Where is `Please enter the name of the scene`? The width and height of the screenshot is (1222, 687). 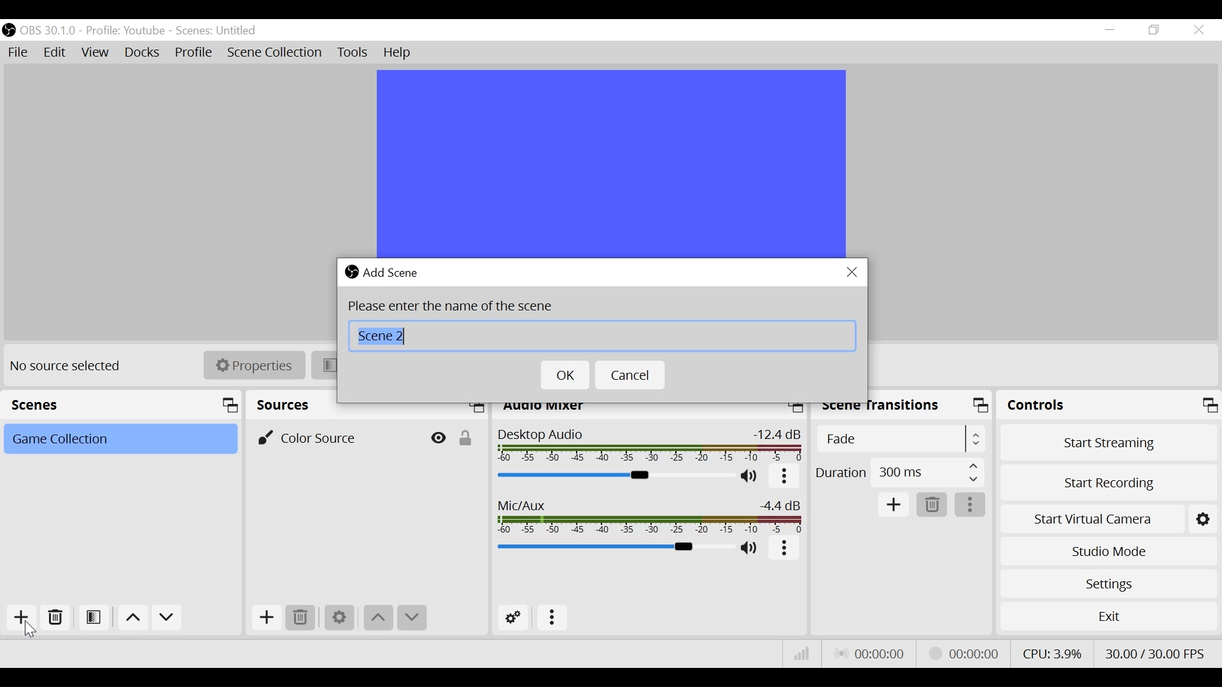
Please enter the name of the scene is located at coordinates (450, 306).